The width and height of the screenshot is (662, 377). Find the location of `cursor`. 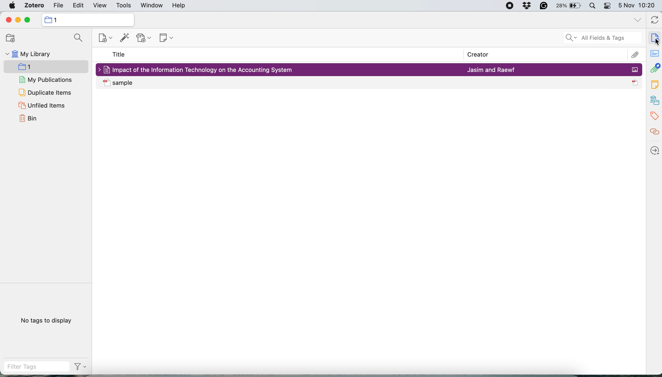

cursor is located at coordinates (656, 42).